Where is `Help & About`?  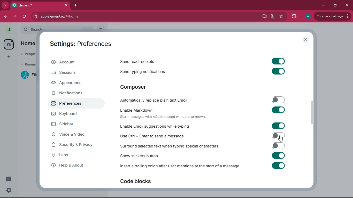
Help & About is located at coordinates (67, 165).